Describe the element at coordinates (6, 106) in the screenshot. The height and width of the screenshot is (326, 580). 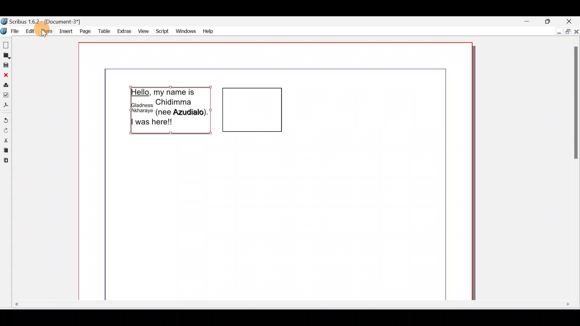
I see `Save as PDF` at that location.